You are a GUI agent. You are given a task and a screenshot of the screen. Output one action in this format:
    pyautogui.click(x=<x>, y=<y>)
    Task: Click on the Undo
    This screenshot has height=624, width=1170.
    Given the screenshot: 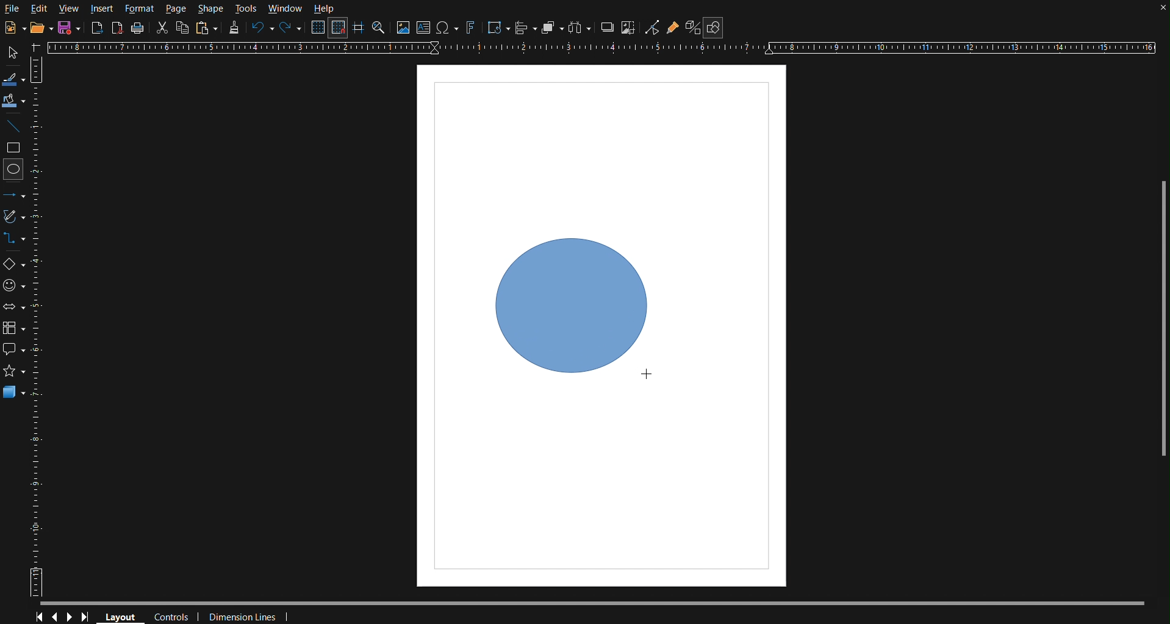 What is the action you would take?
    pyautogui.click(x=262, y=30)
    